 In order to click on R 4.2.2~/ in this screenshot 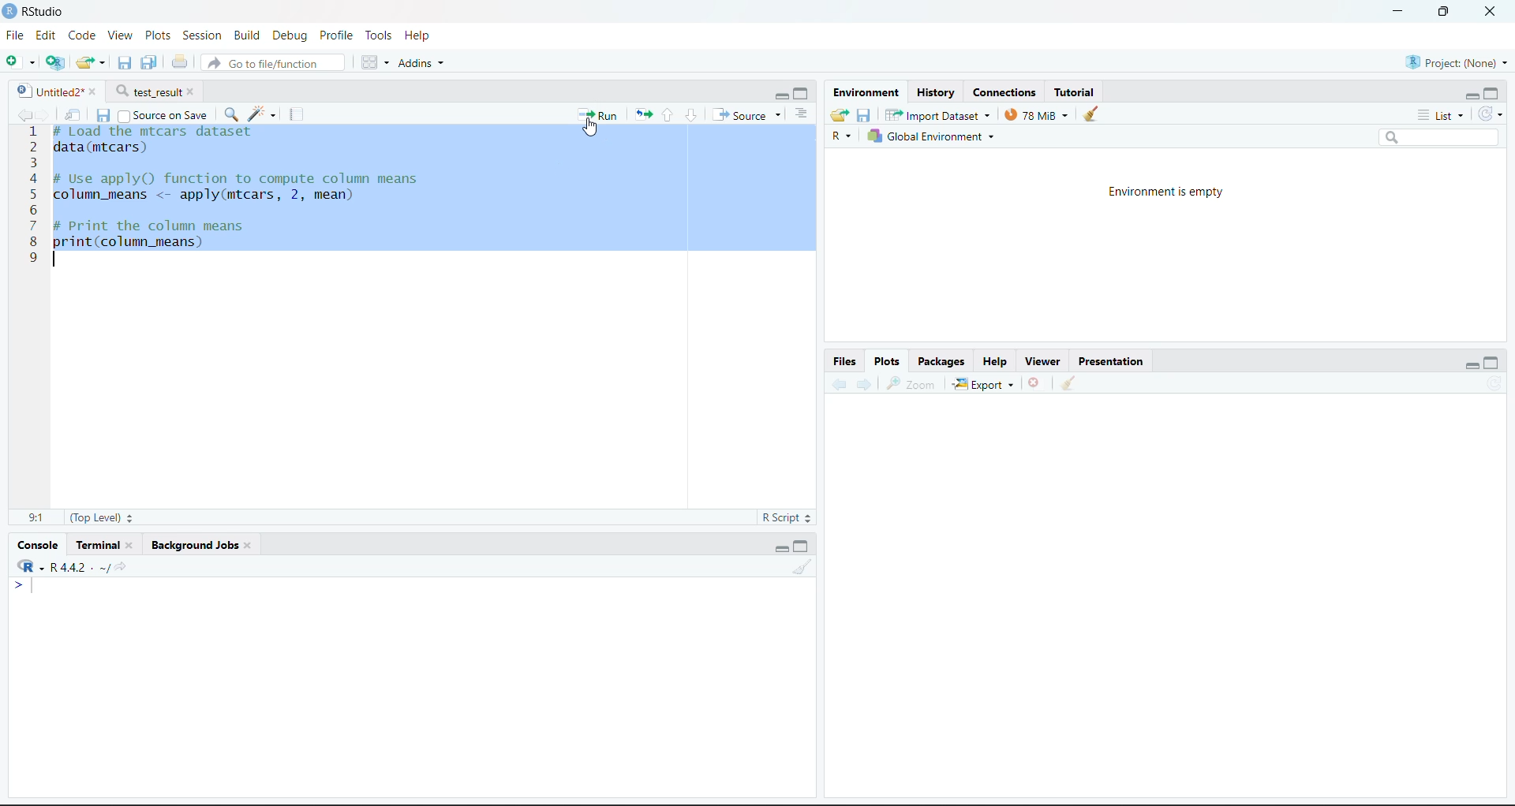, I will do `click(78, 566)`.